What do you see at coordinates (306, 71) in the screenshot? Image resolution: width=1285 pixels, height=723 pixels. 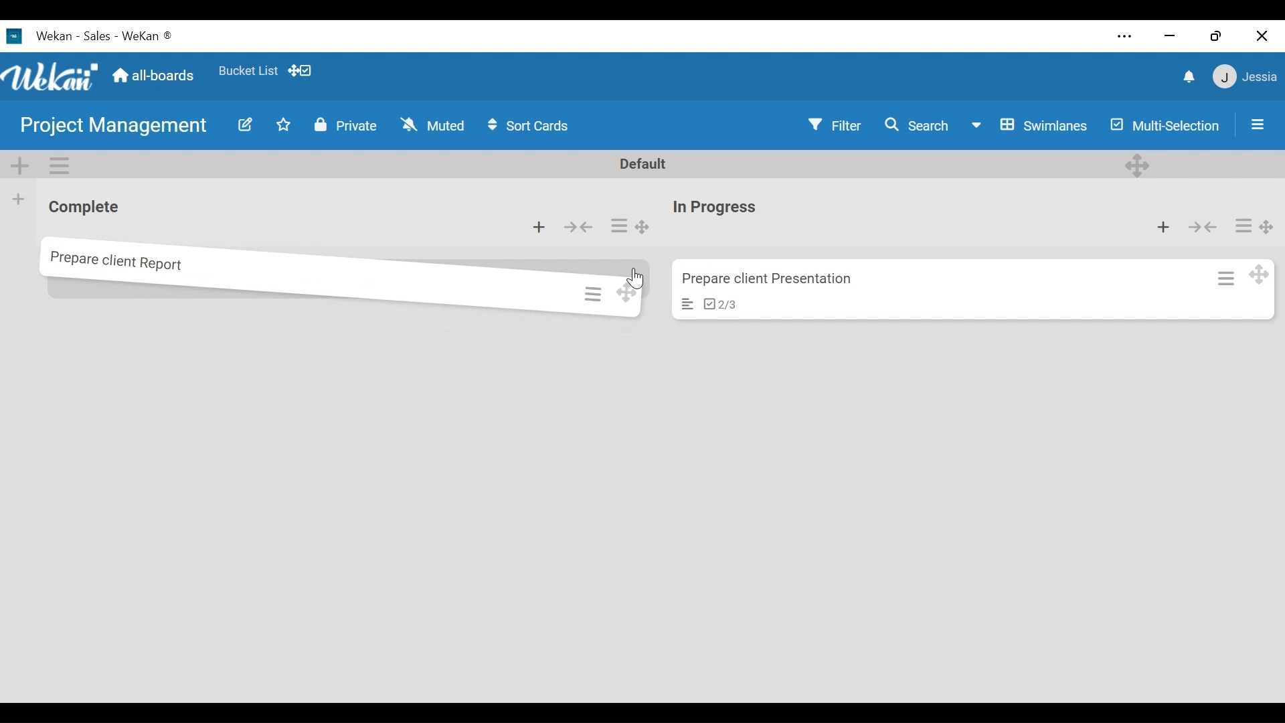 I see `dekstop drag bar` at bounding box center [306, 71].